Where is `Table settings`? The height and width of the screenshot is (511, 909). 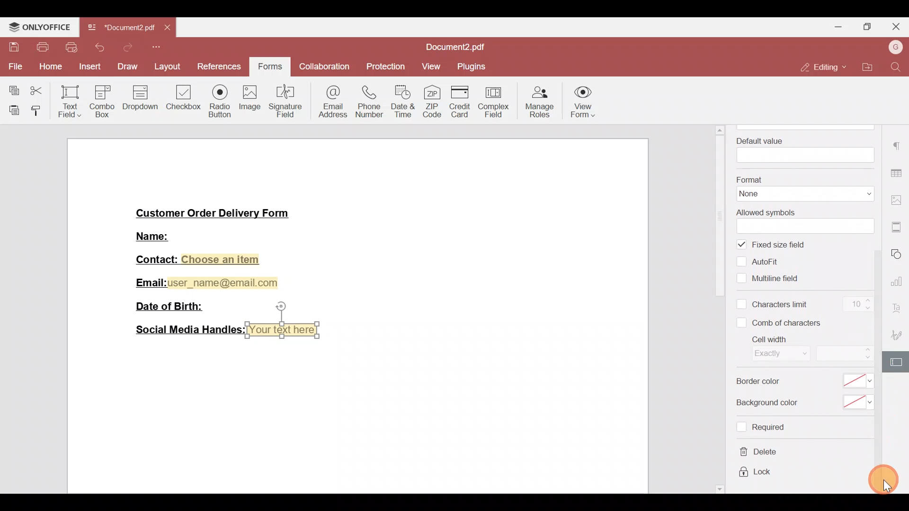
Table settings is located at coordinates (898, 172).